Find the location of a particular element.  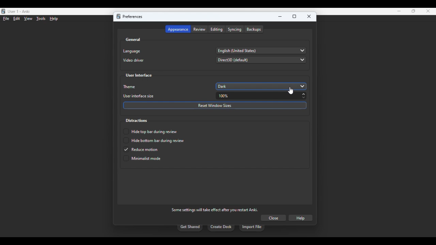

distractions is located at coordinates (136, 120).